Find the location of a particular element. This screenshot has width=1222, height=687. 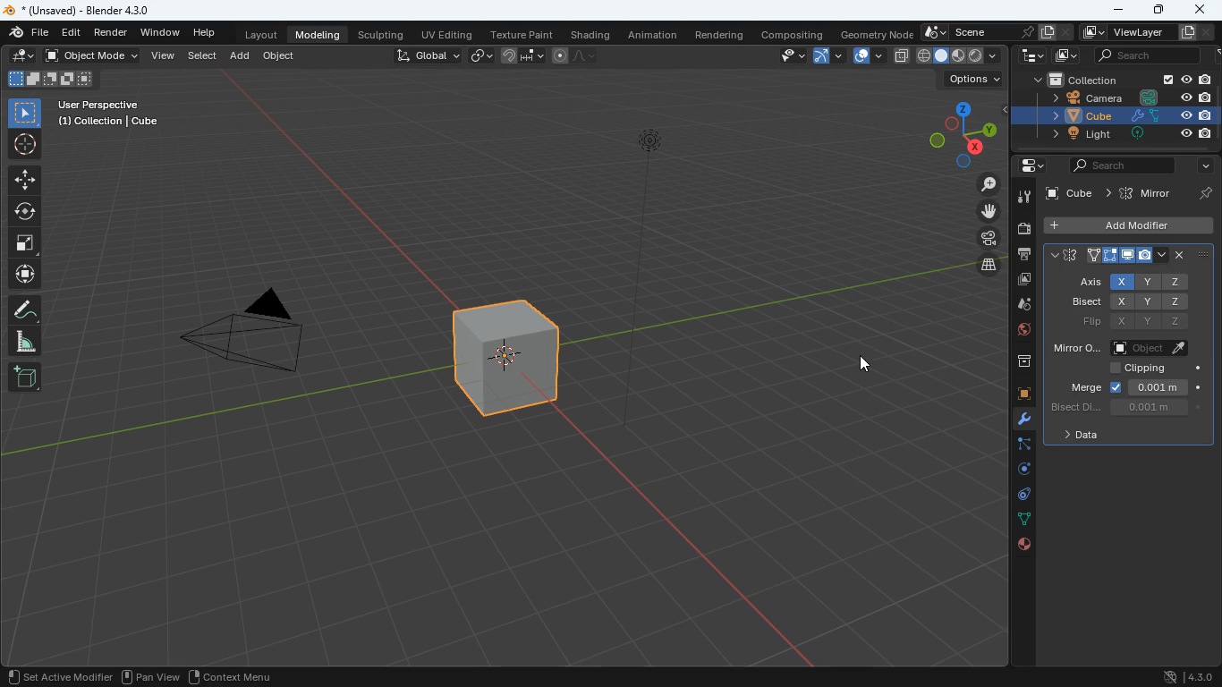

tech is located at coordinates (1030, 56).